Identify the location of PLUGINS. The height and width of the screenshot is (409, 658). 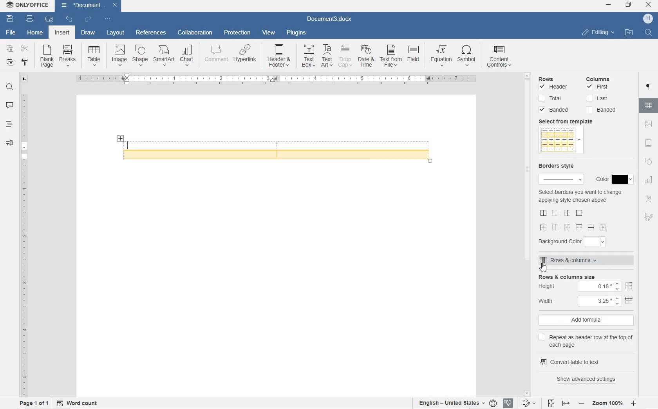
(295, 33).